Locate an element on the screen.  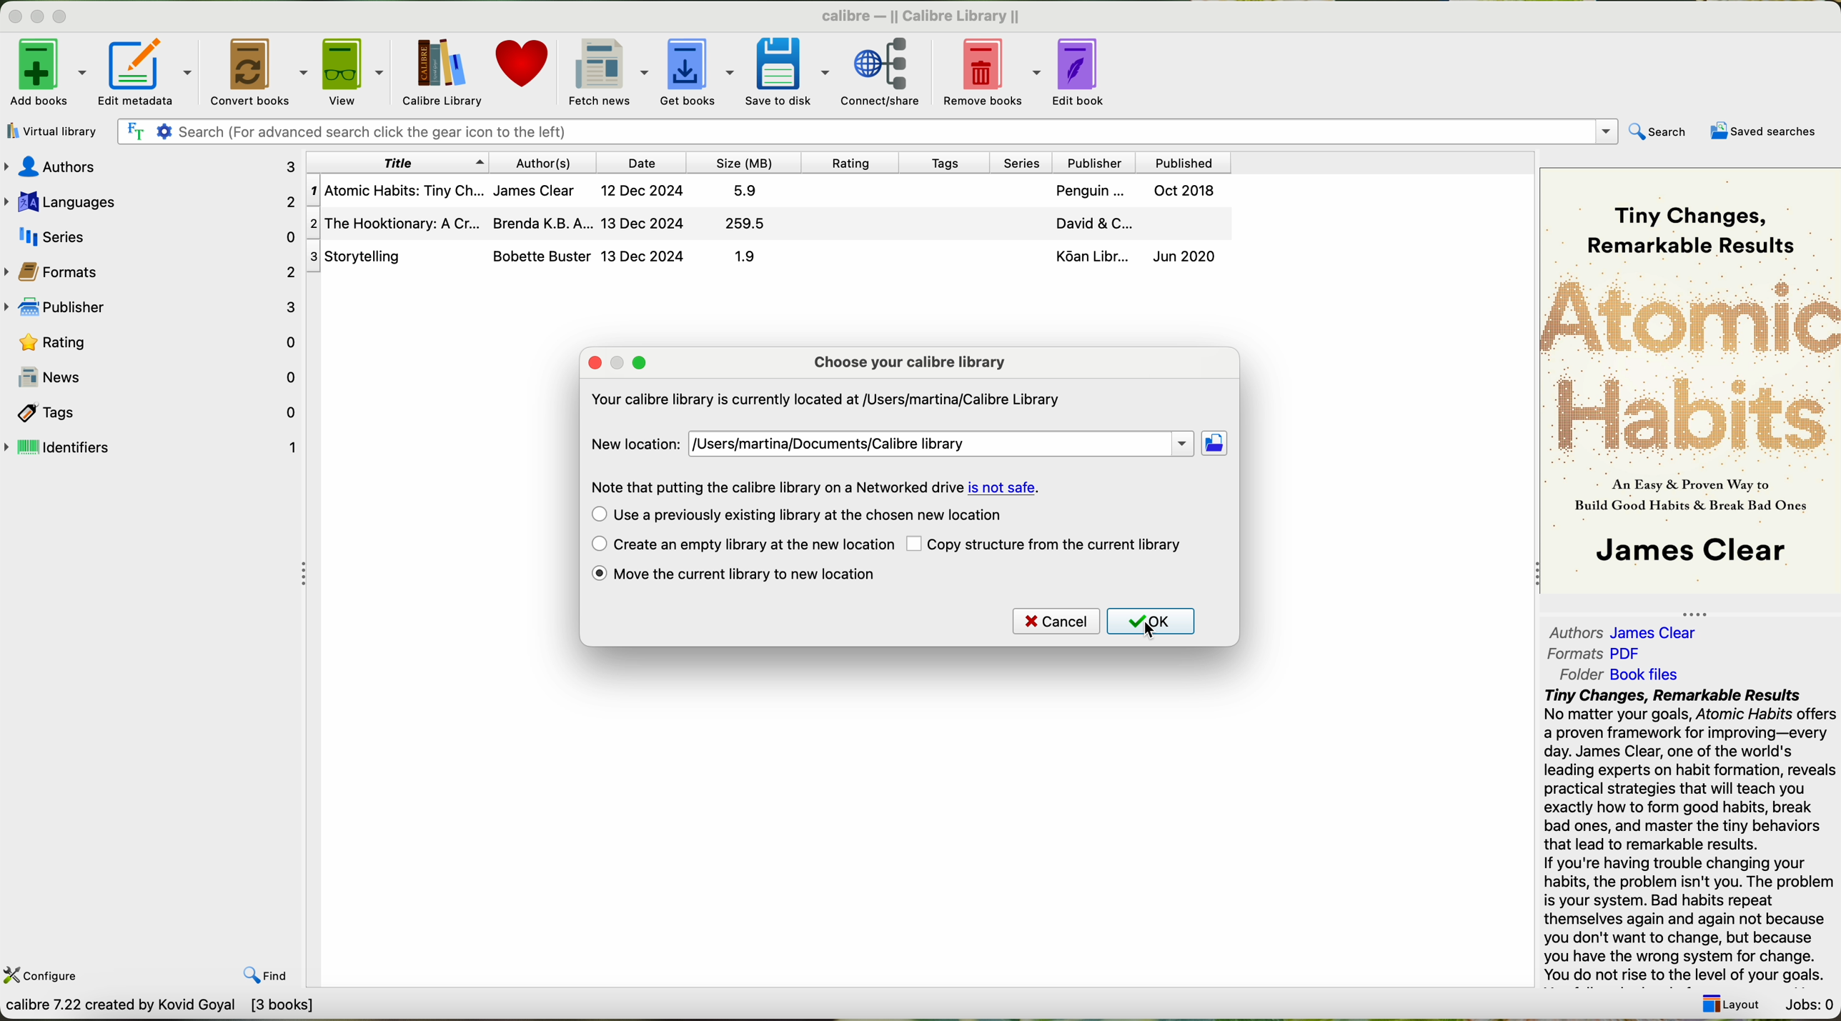
tags is located at coordinates (152, 413).